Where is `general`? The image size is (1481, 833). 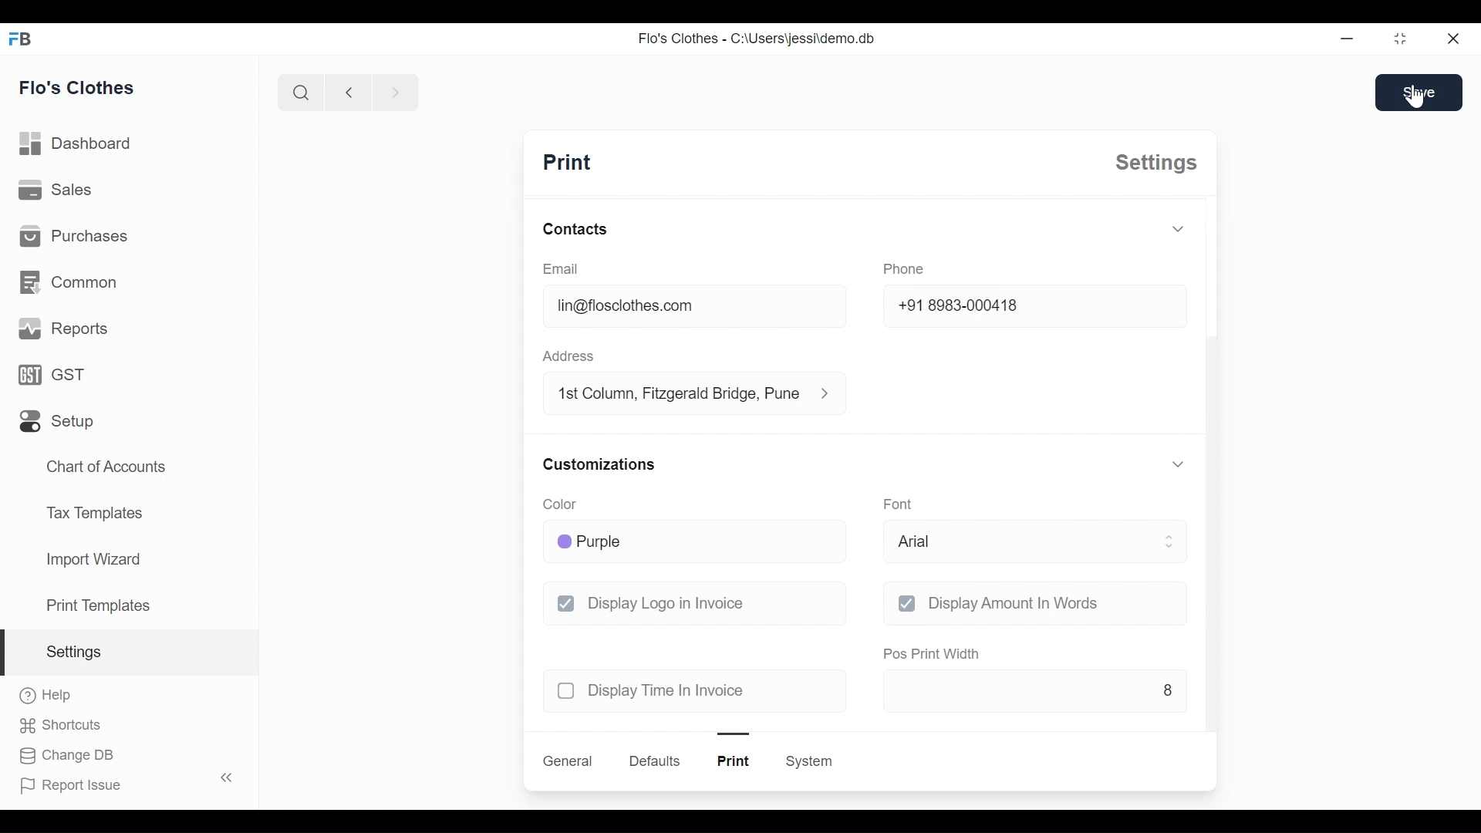 general is located at coordinates (568, 761).